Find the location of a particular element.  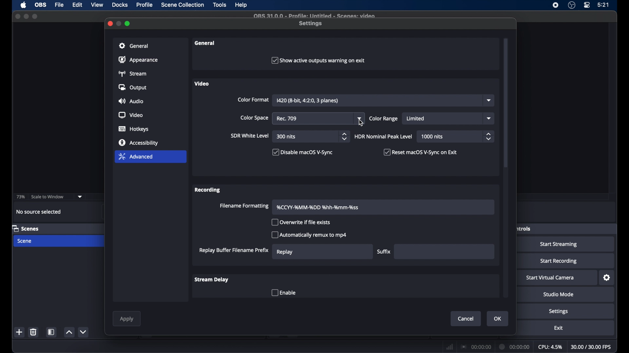

HDR nominal peak level is located at coordinates (383, 136).